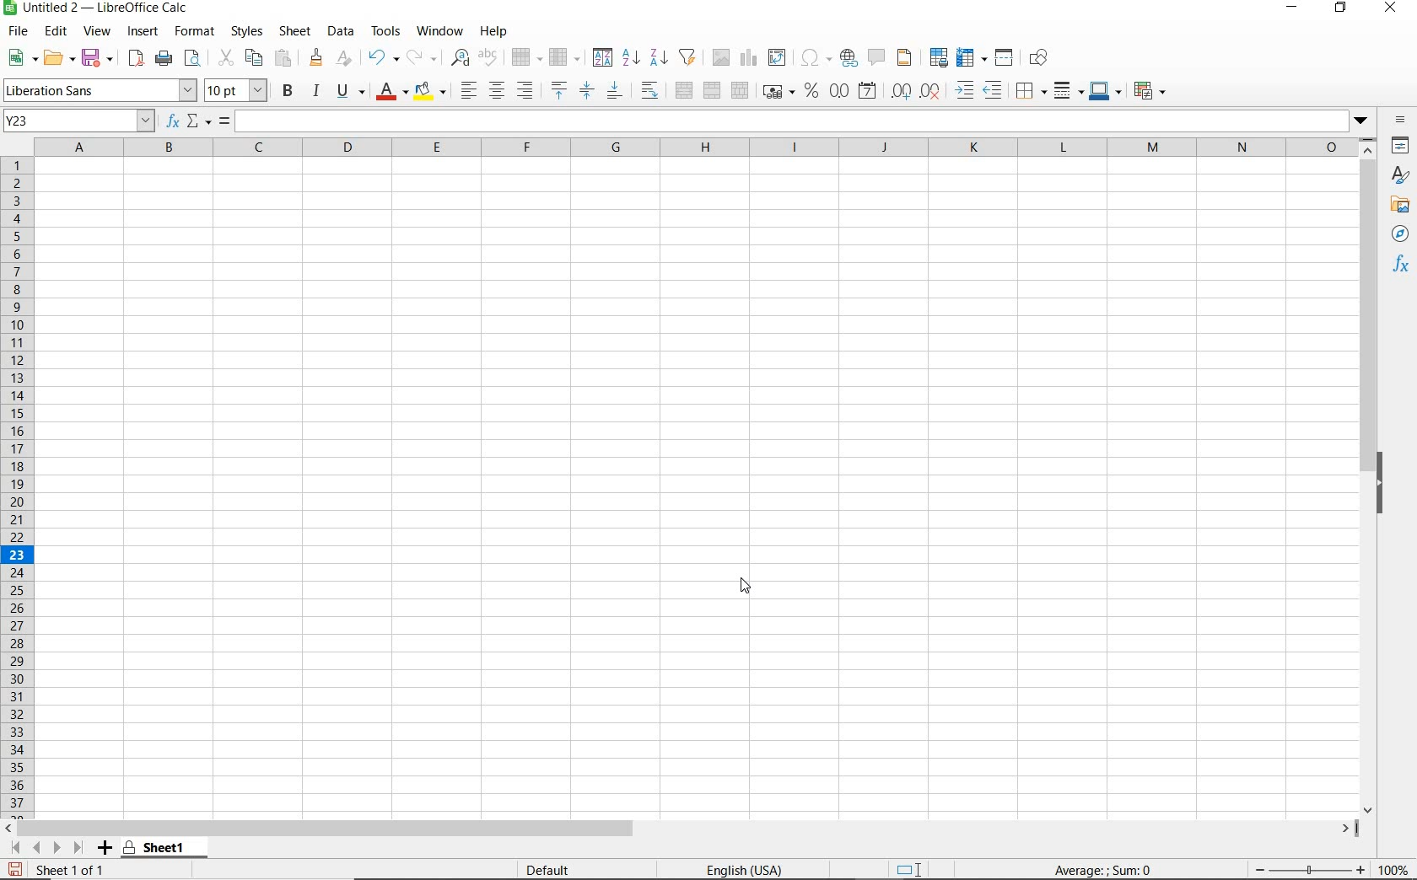  What do you see at coordinates (719, 56) in the screenshot?
I see `INSERT IMAGE` at bounding box center [719, 56].